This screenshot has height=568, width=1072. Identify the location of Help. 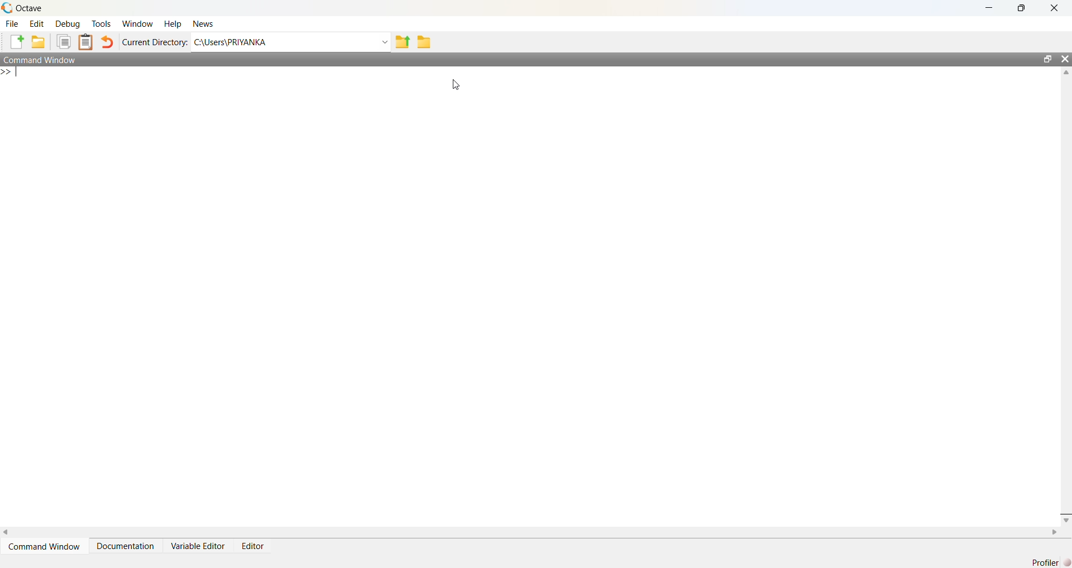
(173, 23).